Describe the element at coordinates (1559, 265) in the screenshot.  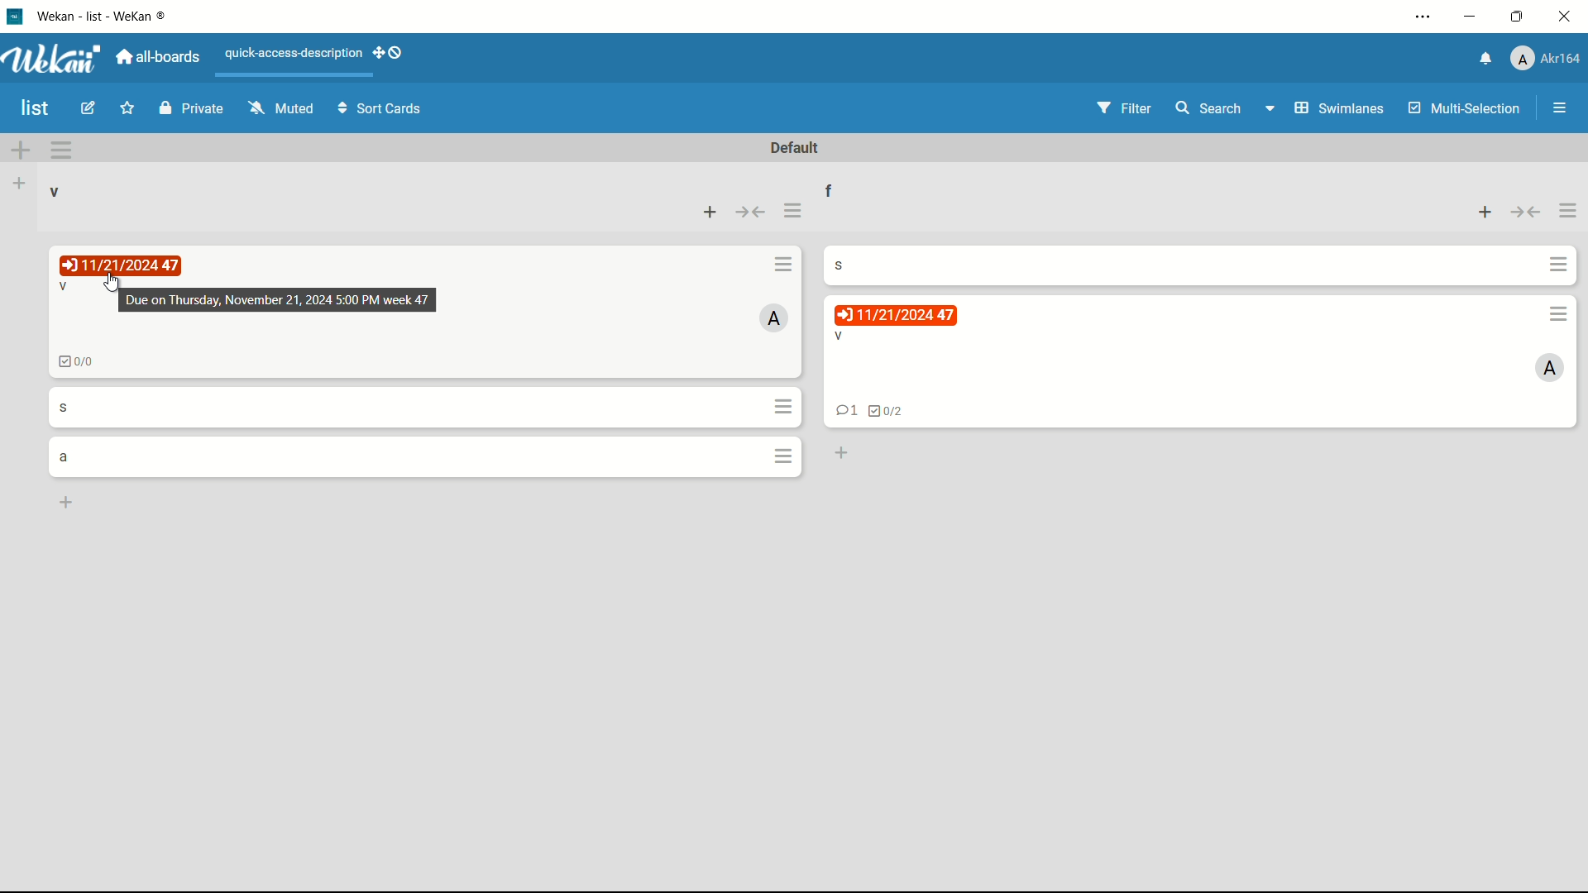
I see `card actions` at that location.